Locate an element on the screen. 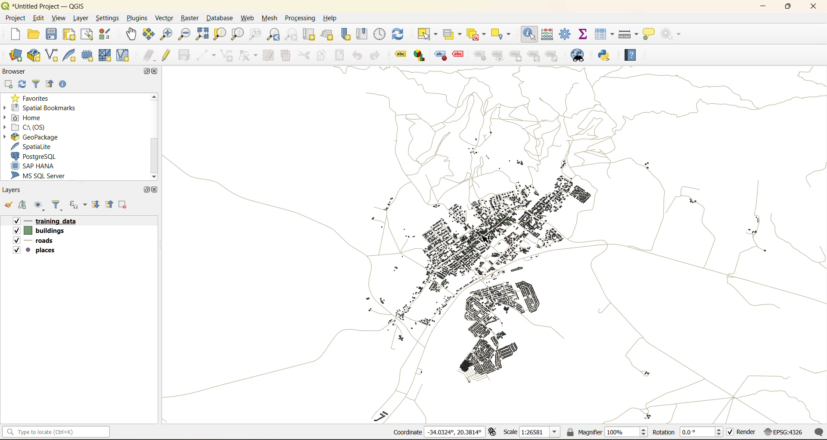 The width and height of the screenshot is (827, 440). show layout is located at coordinates (87, 34).